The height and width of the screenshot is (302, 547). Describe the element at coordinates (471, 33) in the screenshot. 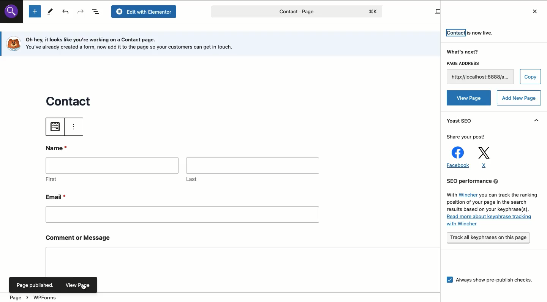

I see `Contact is now live` at that location.